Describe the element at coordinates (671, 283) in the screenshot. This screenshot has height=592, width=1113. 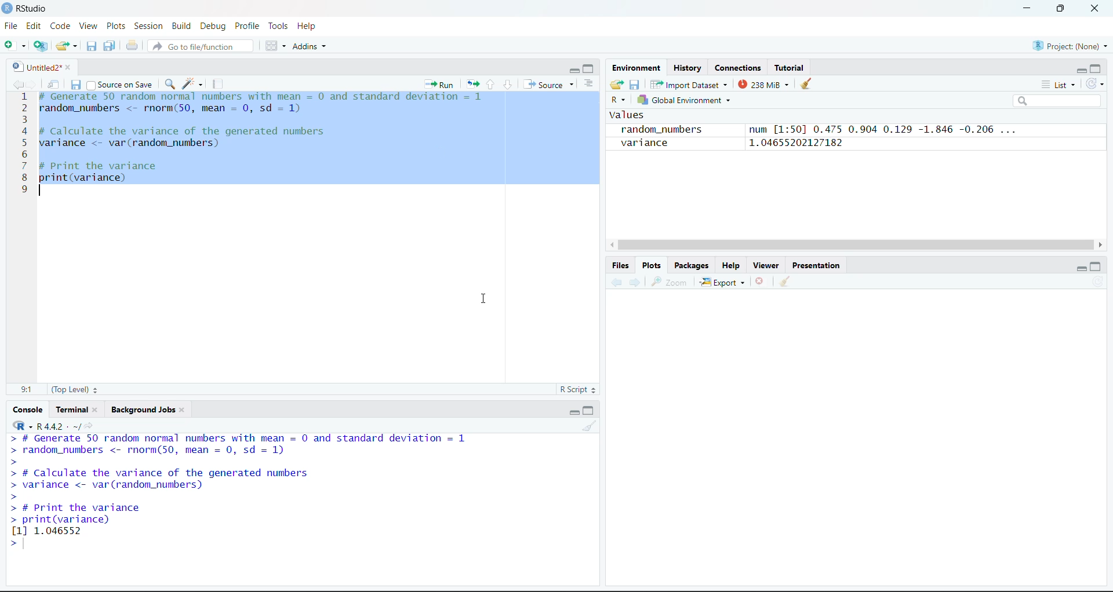
I see `Zoom` at that location.